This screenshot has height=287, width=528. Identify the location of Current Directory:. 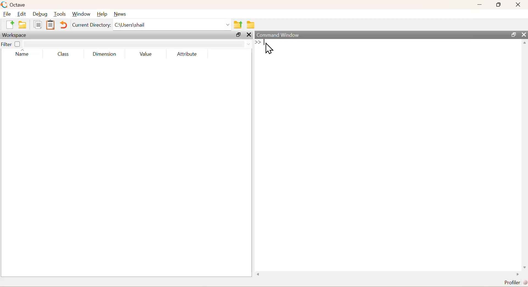
(91, 26).